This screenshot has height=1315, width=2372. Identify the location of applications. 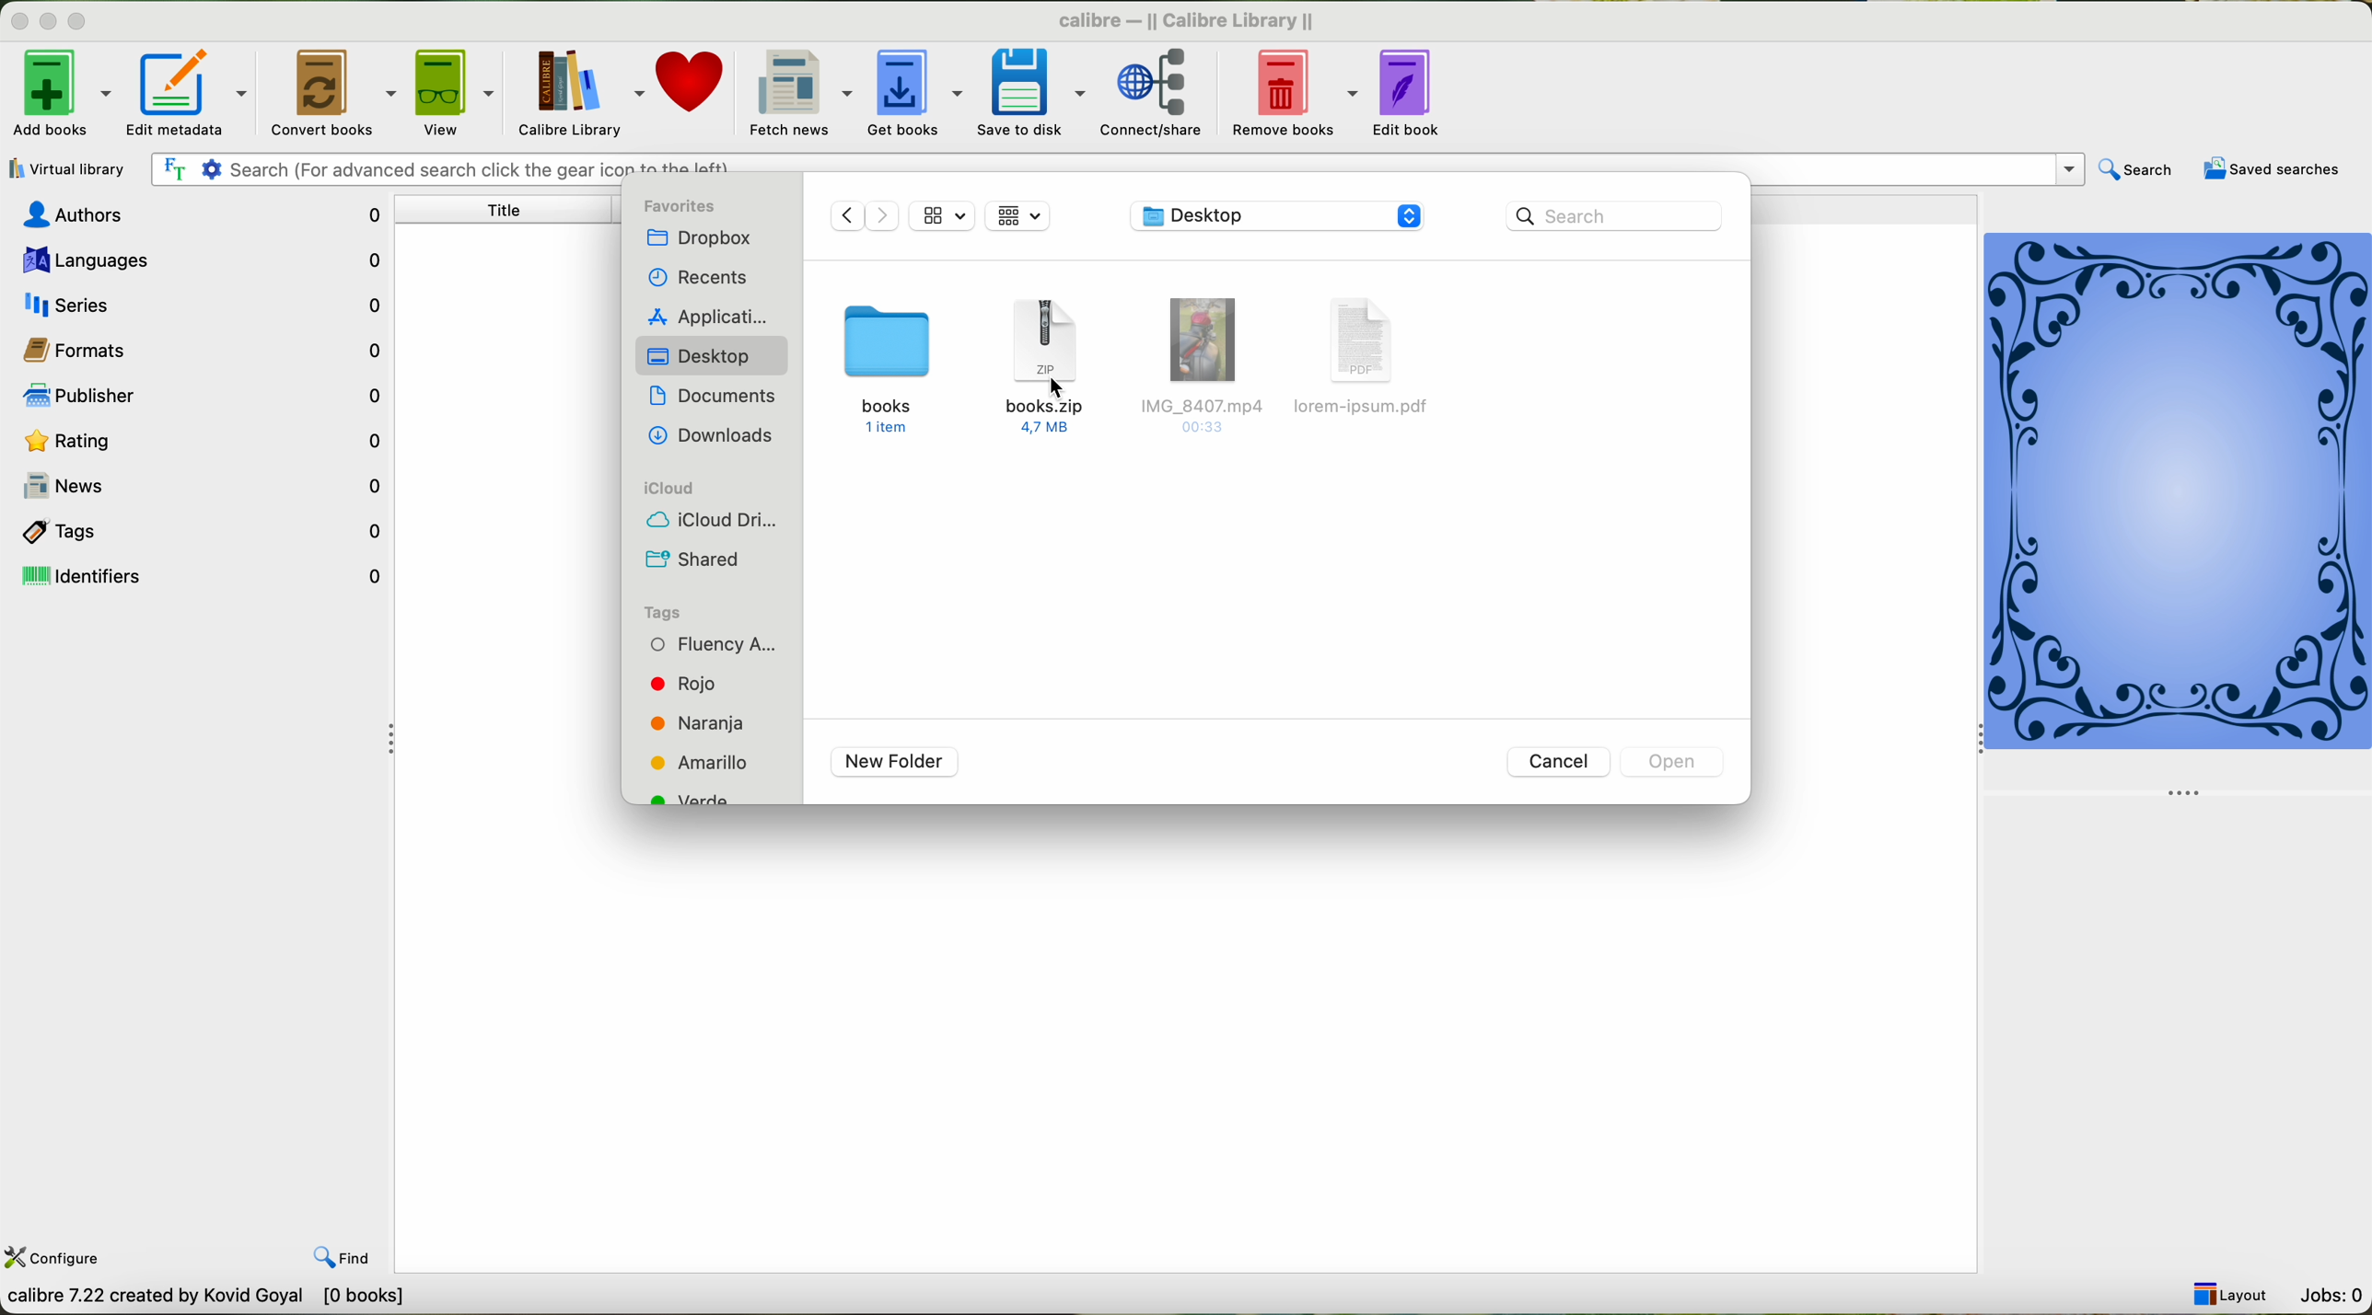
(708, 317).